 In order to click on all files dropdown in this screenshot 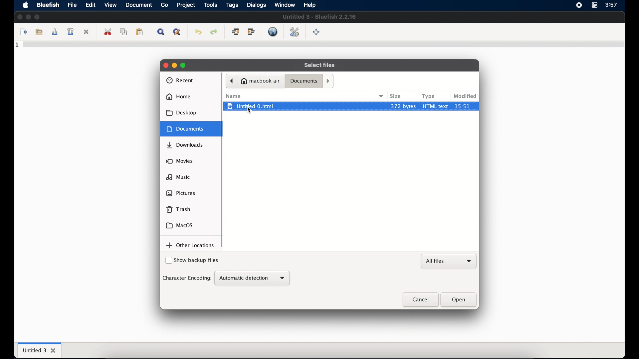, I will do `click(449, 261)`.